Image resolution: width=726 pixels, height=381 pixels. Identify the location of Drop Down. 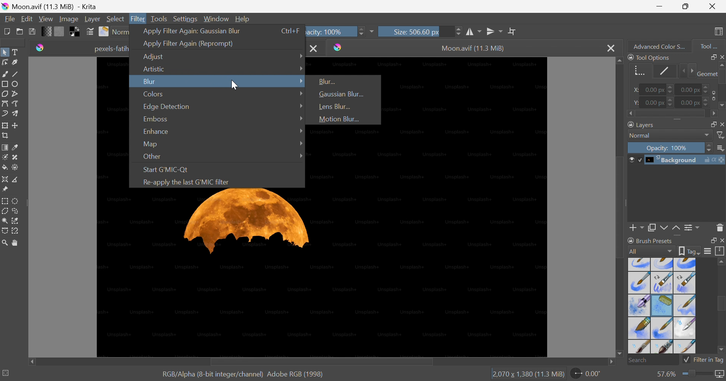
(301, 142).